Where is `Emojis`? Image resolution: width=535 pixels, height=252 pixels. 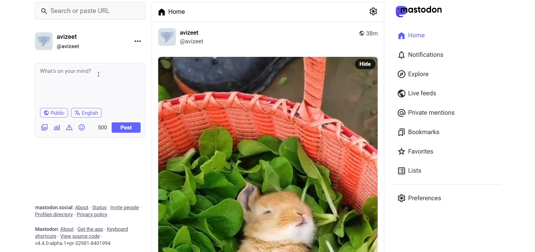
Emojis is located at coordinates (83, 127).